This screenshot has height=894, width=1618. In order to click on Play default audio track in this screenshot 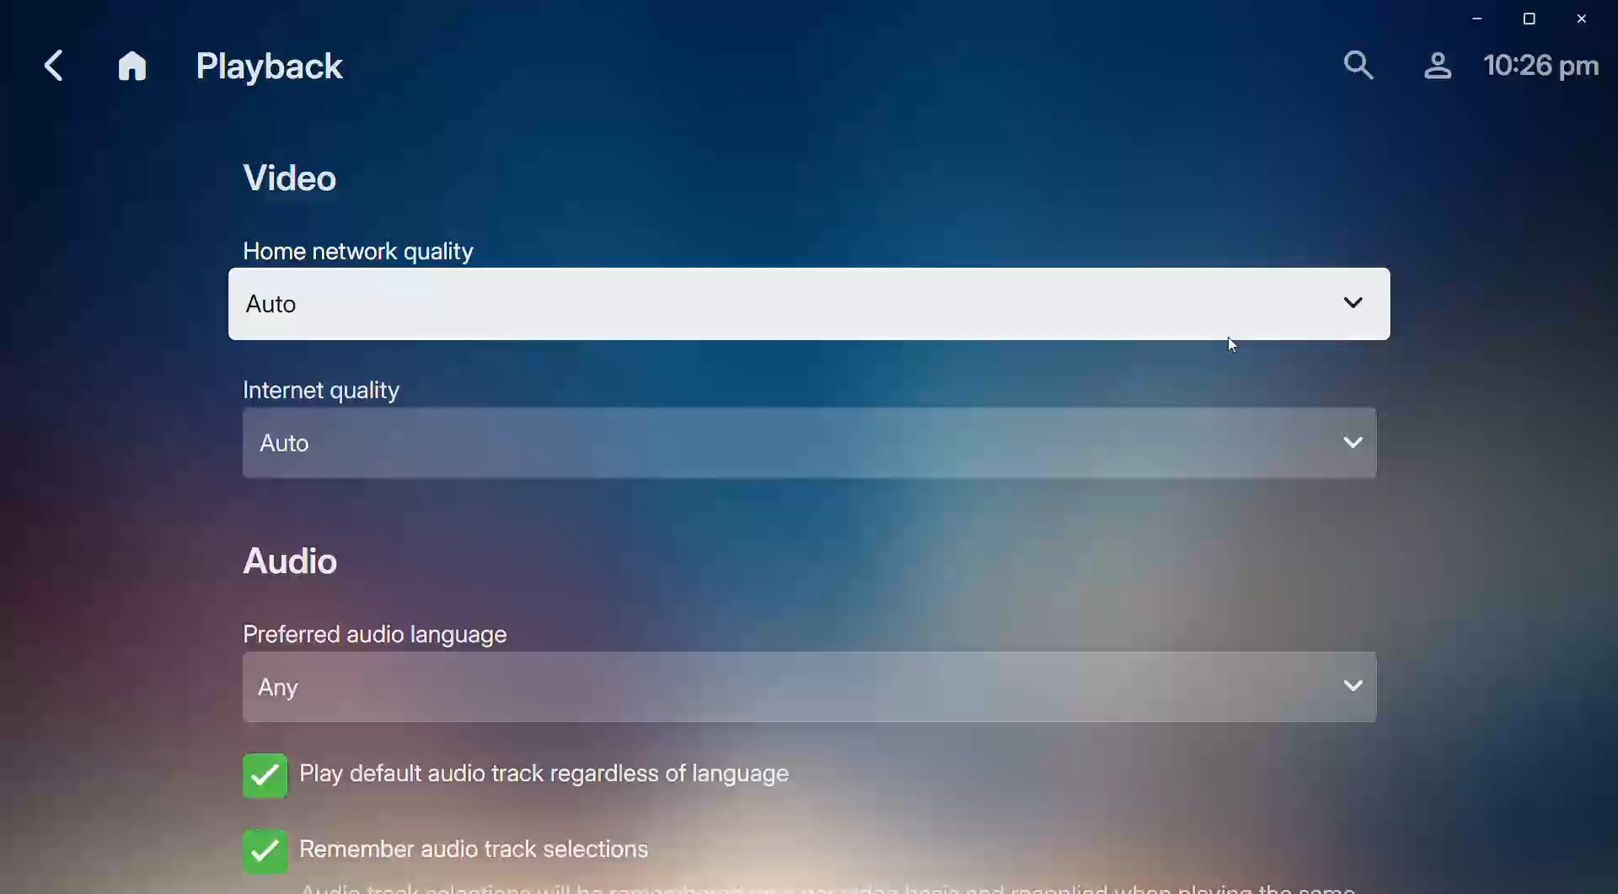, I will do `click(539, 780)`.